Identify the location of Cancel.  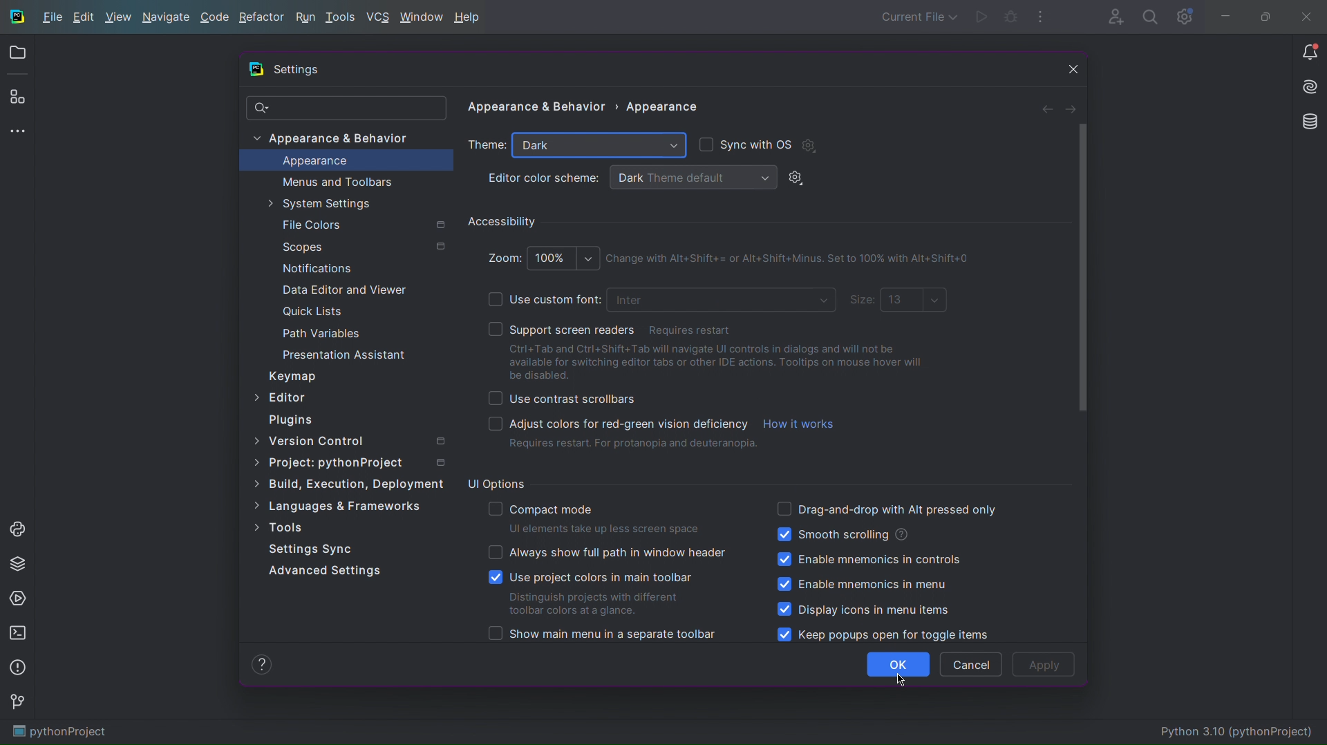
(970, 664).